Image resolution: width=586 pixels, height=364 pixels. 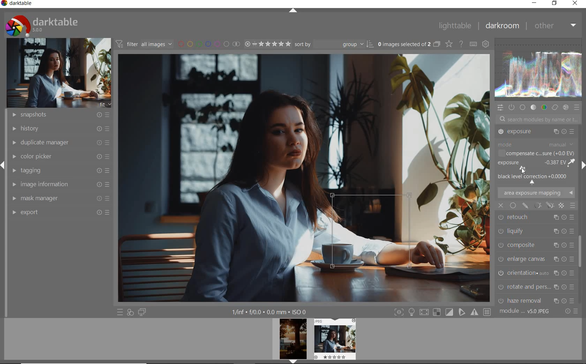 I want to click on RETOUCH, so click(x=535, y=176).